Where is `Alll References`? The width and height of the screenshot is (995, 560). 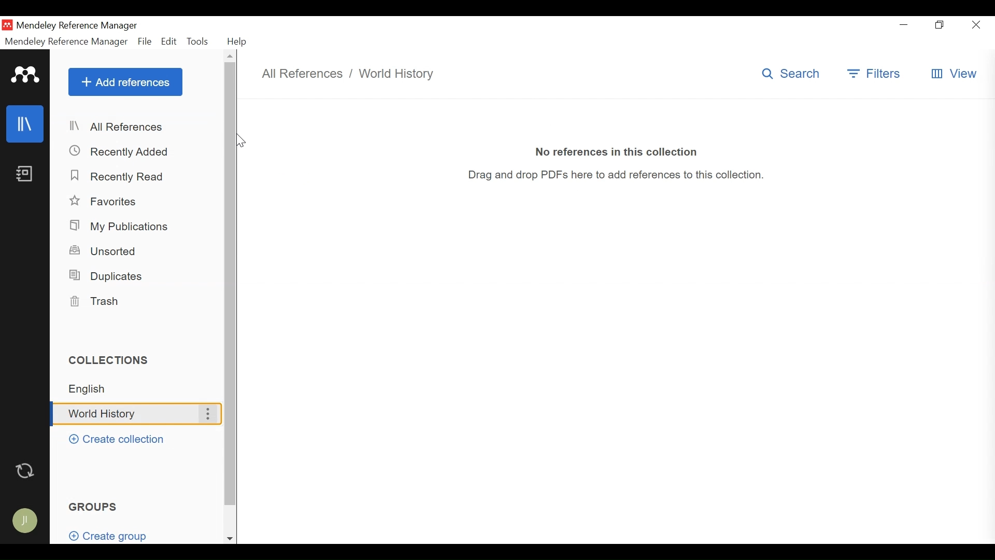 Alll References is located at coordinates (138, 127).